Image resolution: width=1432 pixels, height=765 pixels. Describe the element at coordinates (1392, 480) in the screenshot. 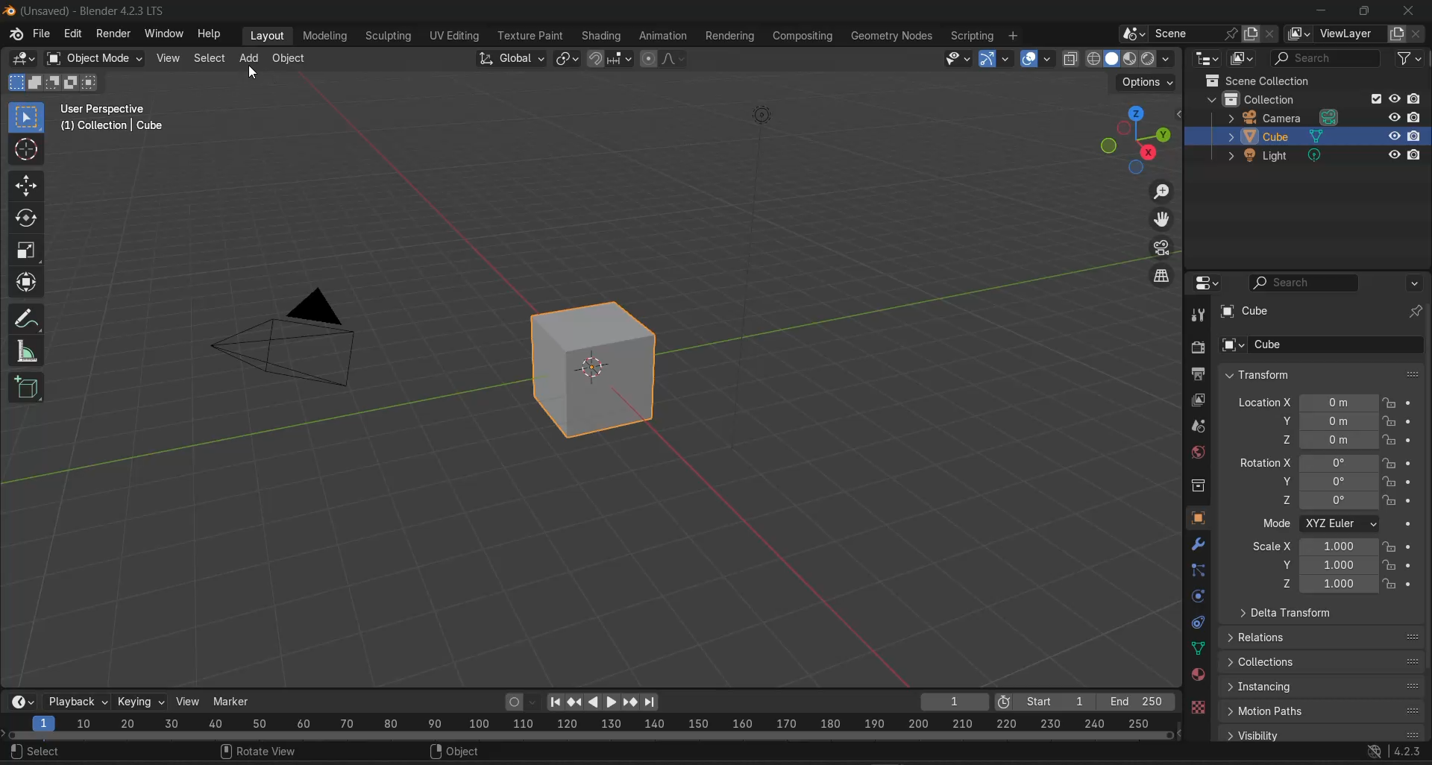

I see `lock rotation` at that location.